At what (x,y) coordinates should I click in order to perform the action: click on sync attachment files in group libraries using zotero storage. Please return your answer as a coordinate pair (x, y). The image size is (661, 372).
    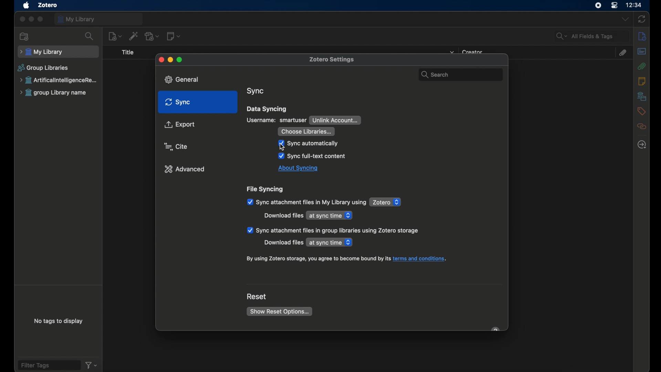
    Looking at the image, I should click on (333, 230).